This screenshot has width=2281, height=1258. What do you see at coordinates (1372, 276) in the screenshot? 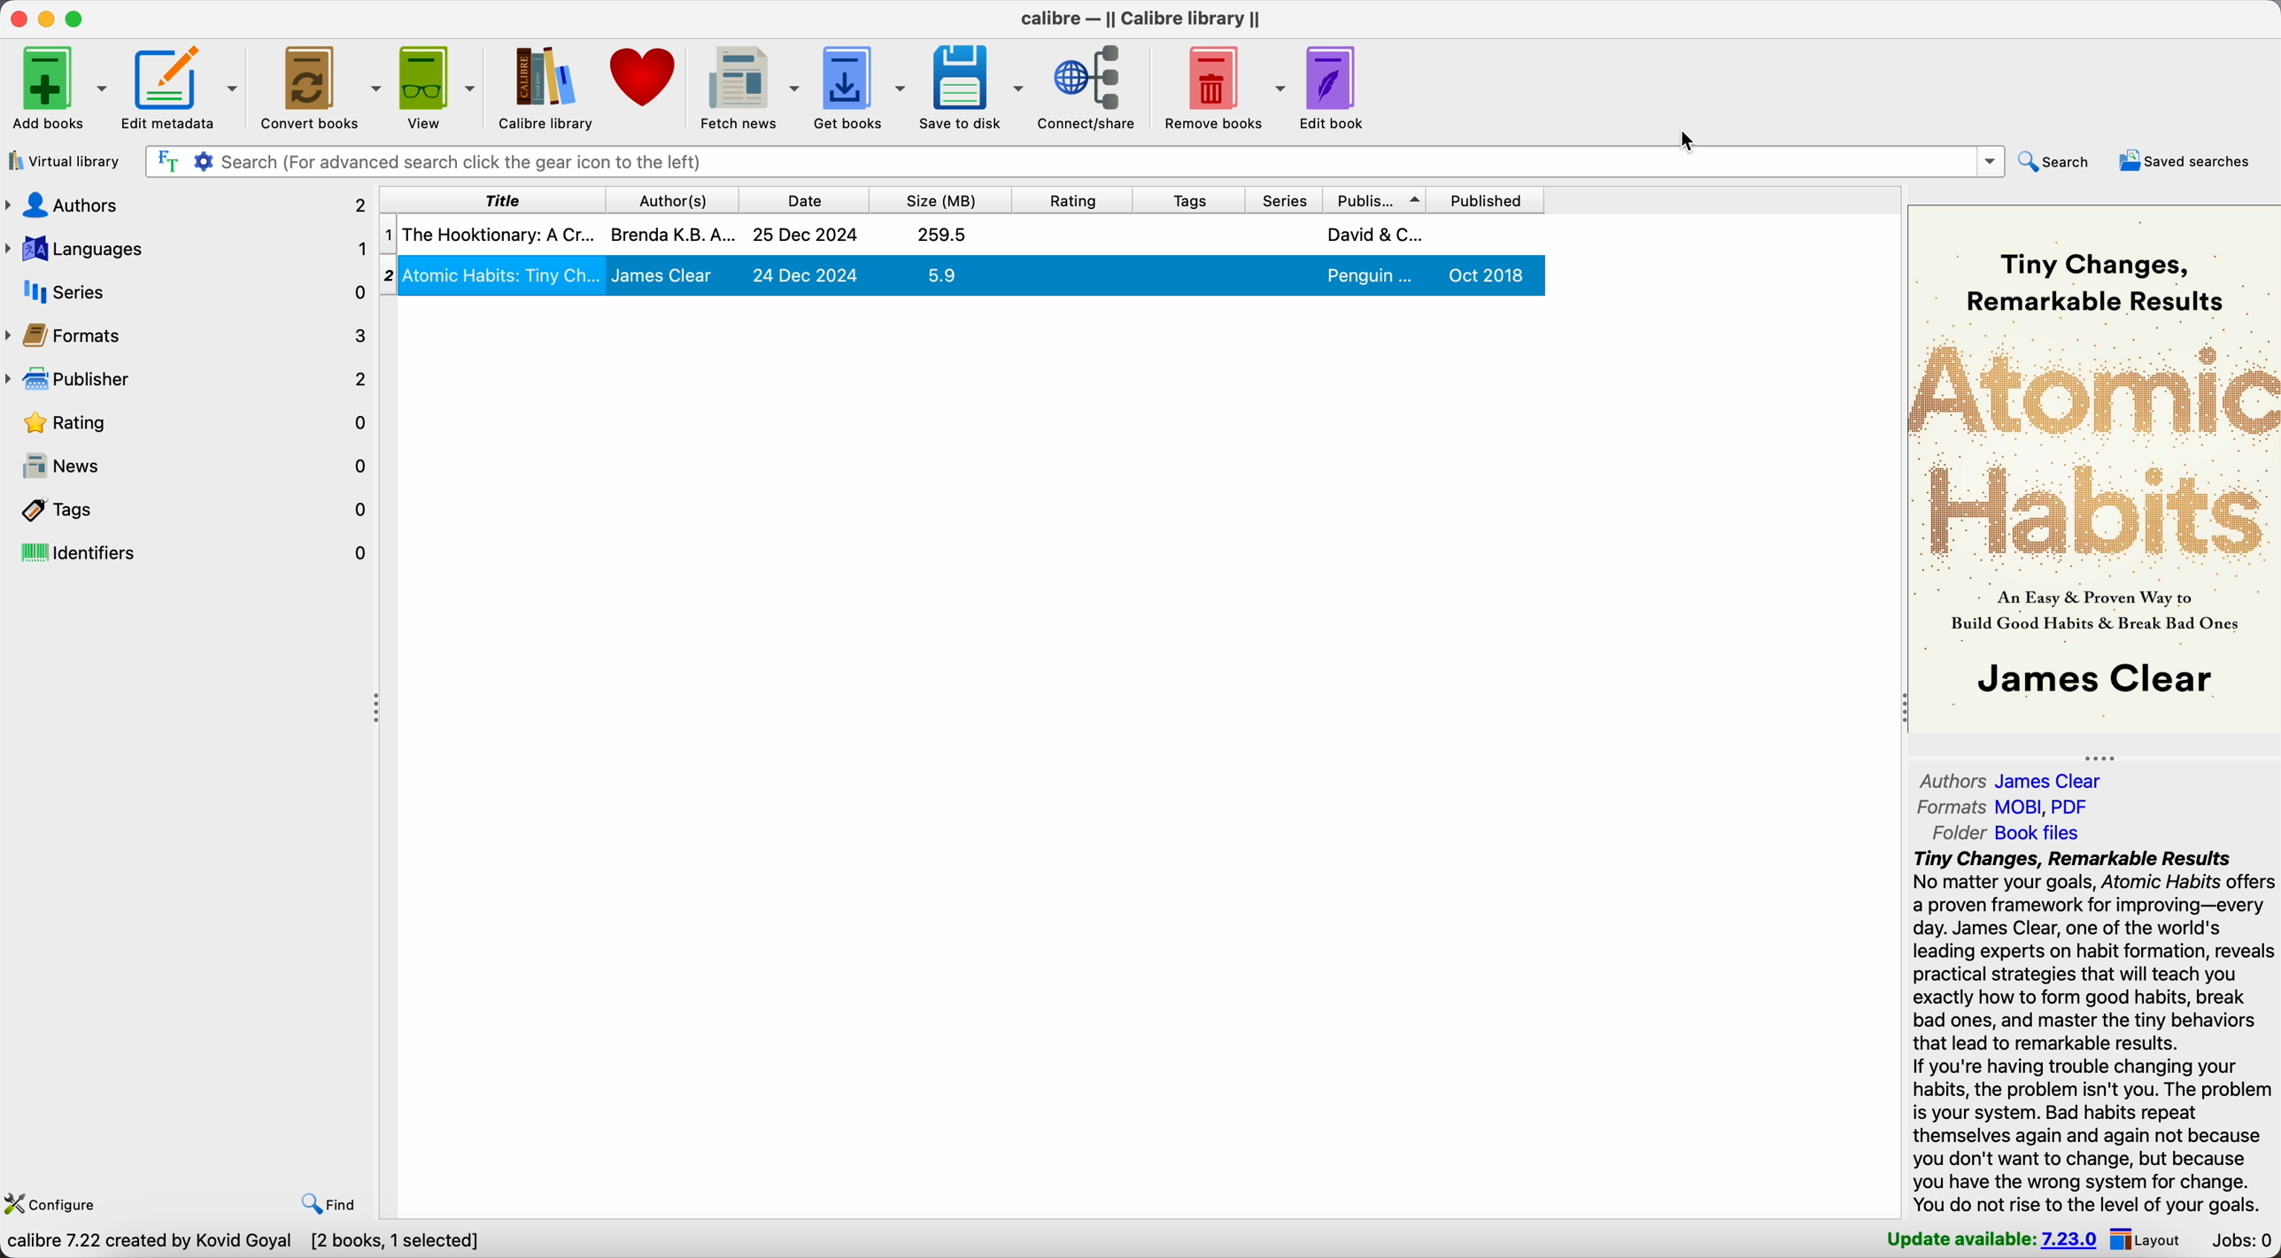
I see `Penguin` at bounding box center [1372, 276].